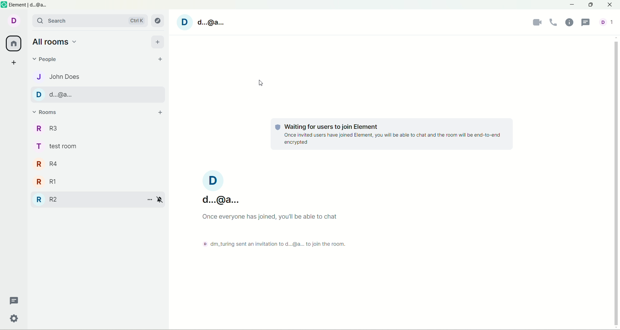 This screenshot has width=620, height=330. What do you see at coordinates (15, 43) in the screenshot?
I see `all rooms` at bounding box center [15, 43].